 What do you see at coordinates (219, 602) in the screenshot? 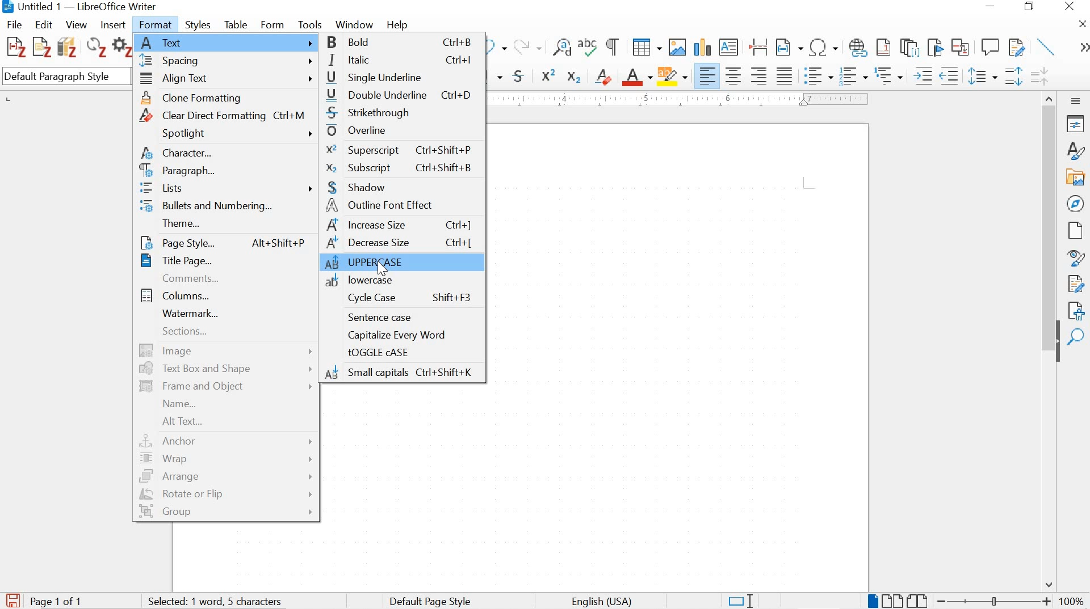
I see `1 word and 5 character` at bounding box center [219, 602].